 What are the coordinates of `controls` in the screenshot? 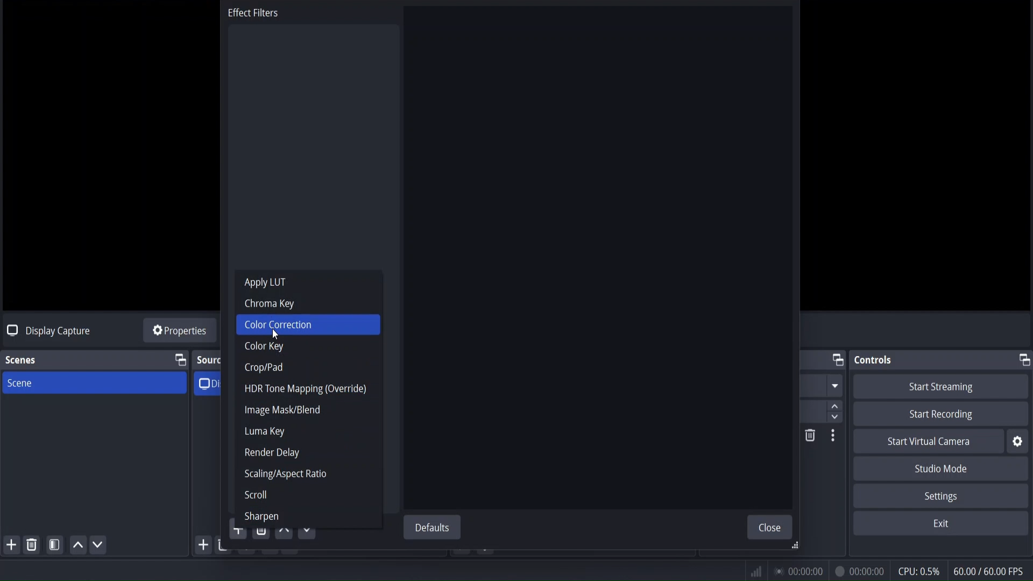 It's located at (875, 360).